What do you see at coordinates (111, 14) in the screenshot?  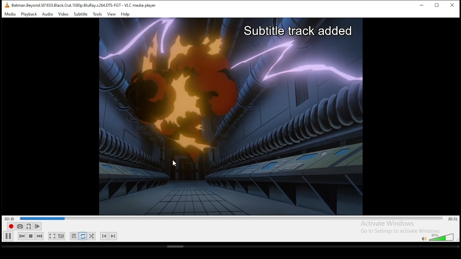 I see `view` at bounding box center [111, 14].